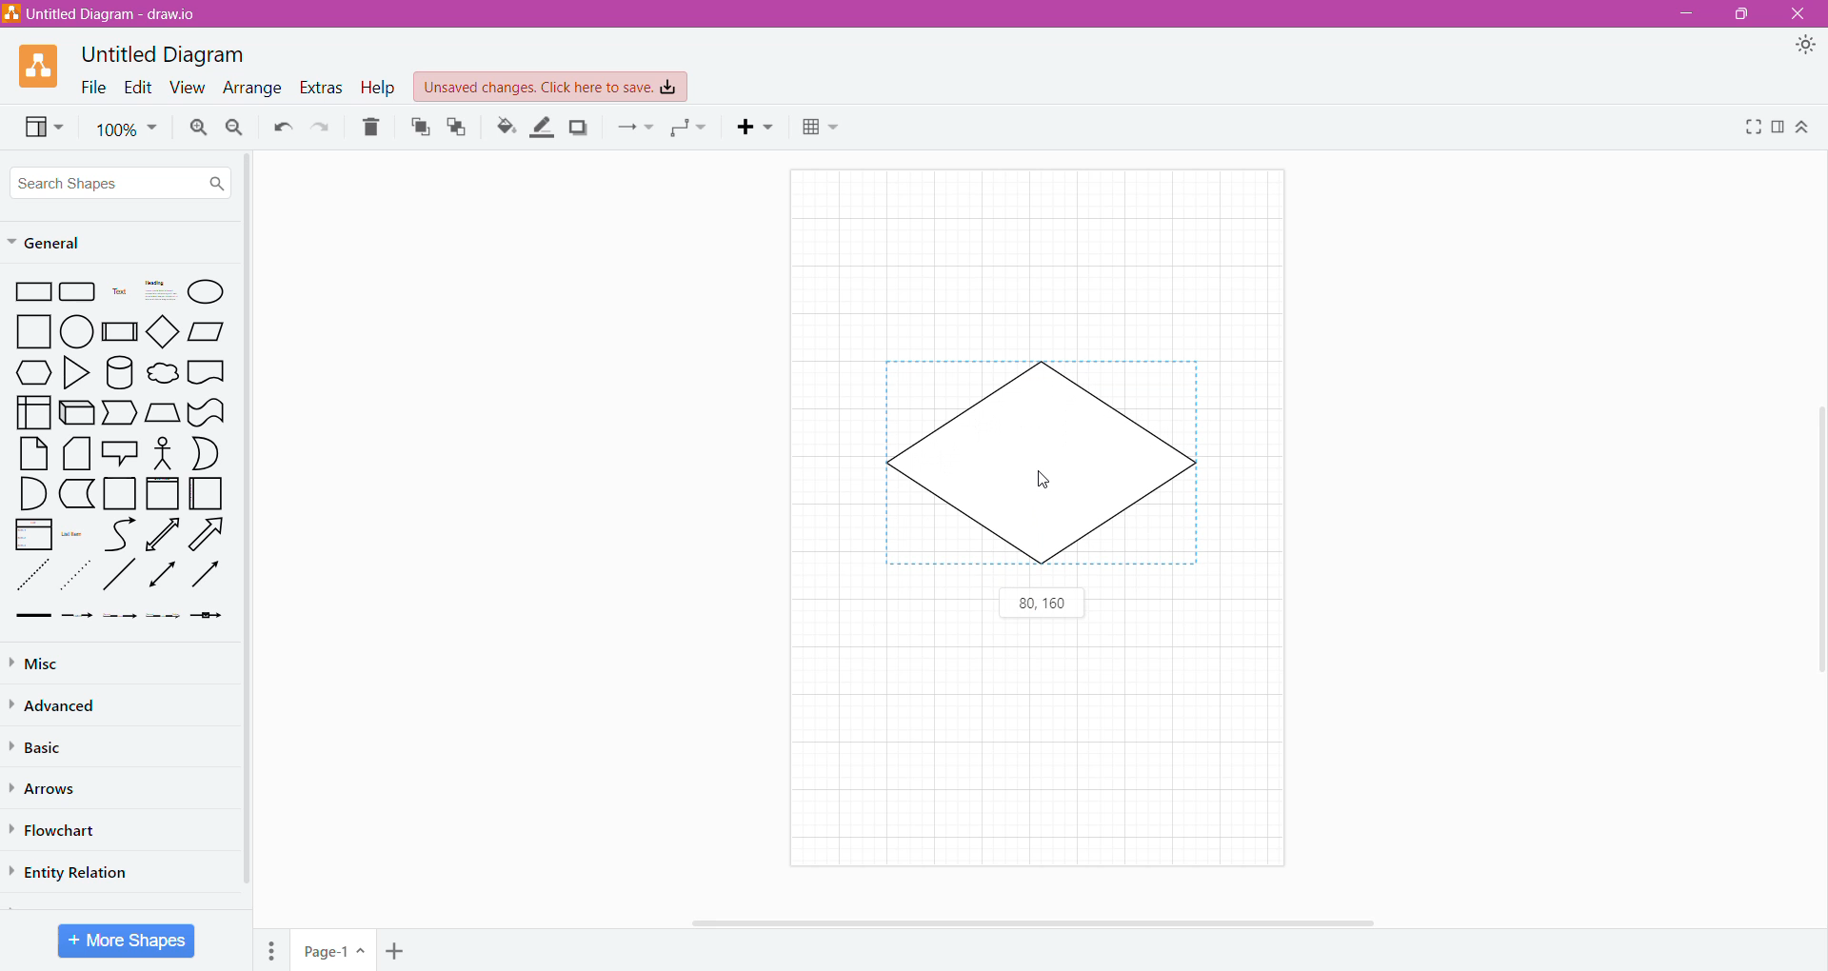 The image size is (1828, 971). What do you see at coordinates (234, 129) in the screenshot?
I see `Zoom Out` at bounding box center [234, 129].